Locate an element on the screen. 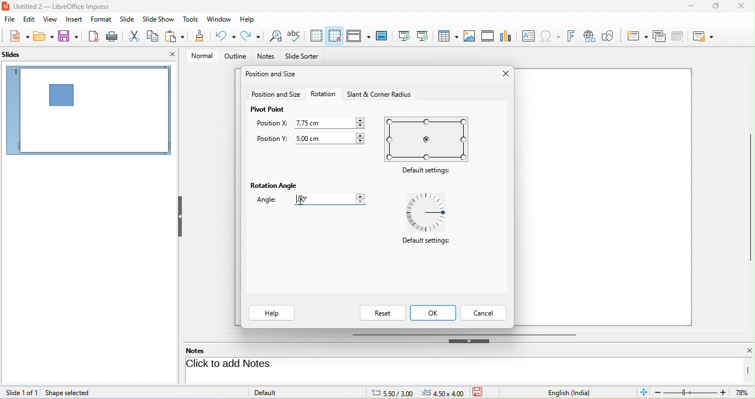  audio or video is located at coordinates (489, 37).